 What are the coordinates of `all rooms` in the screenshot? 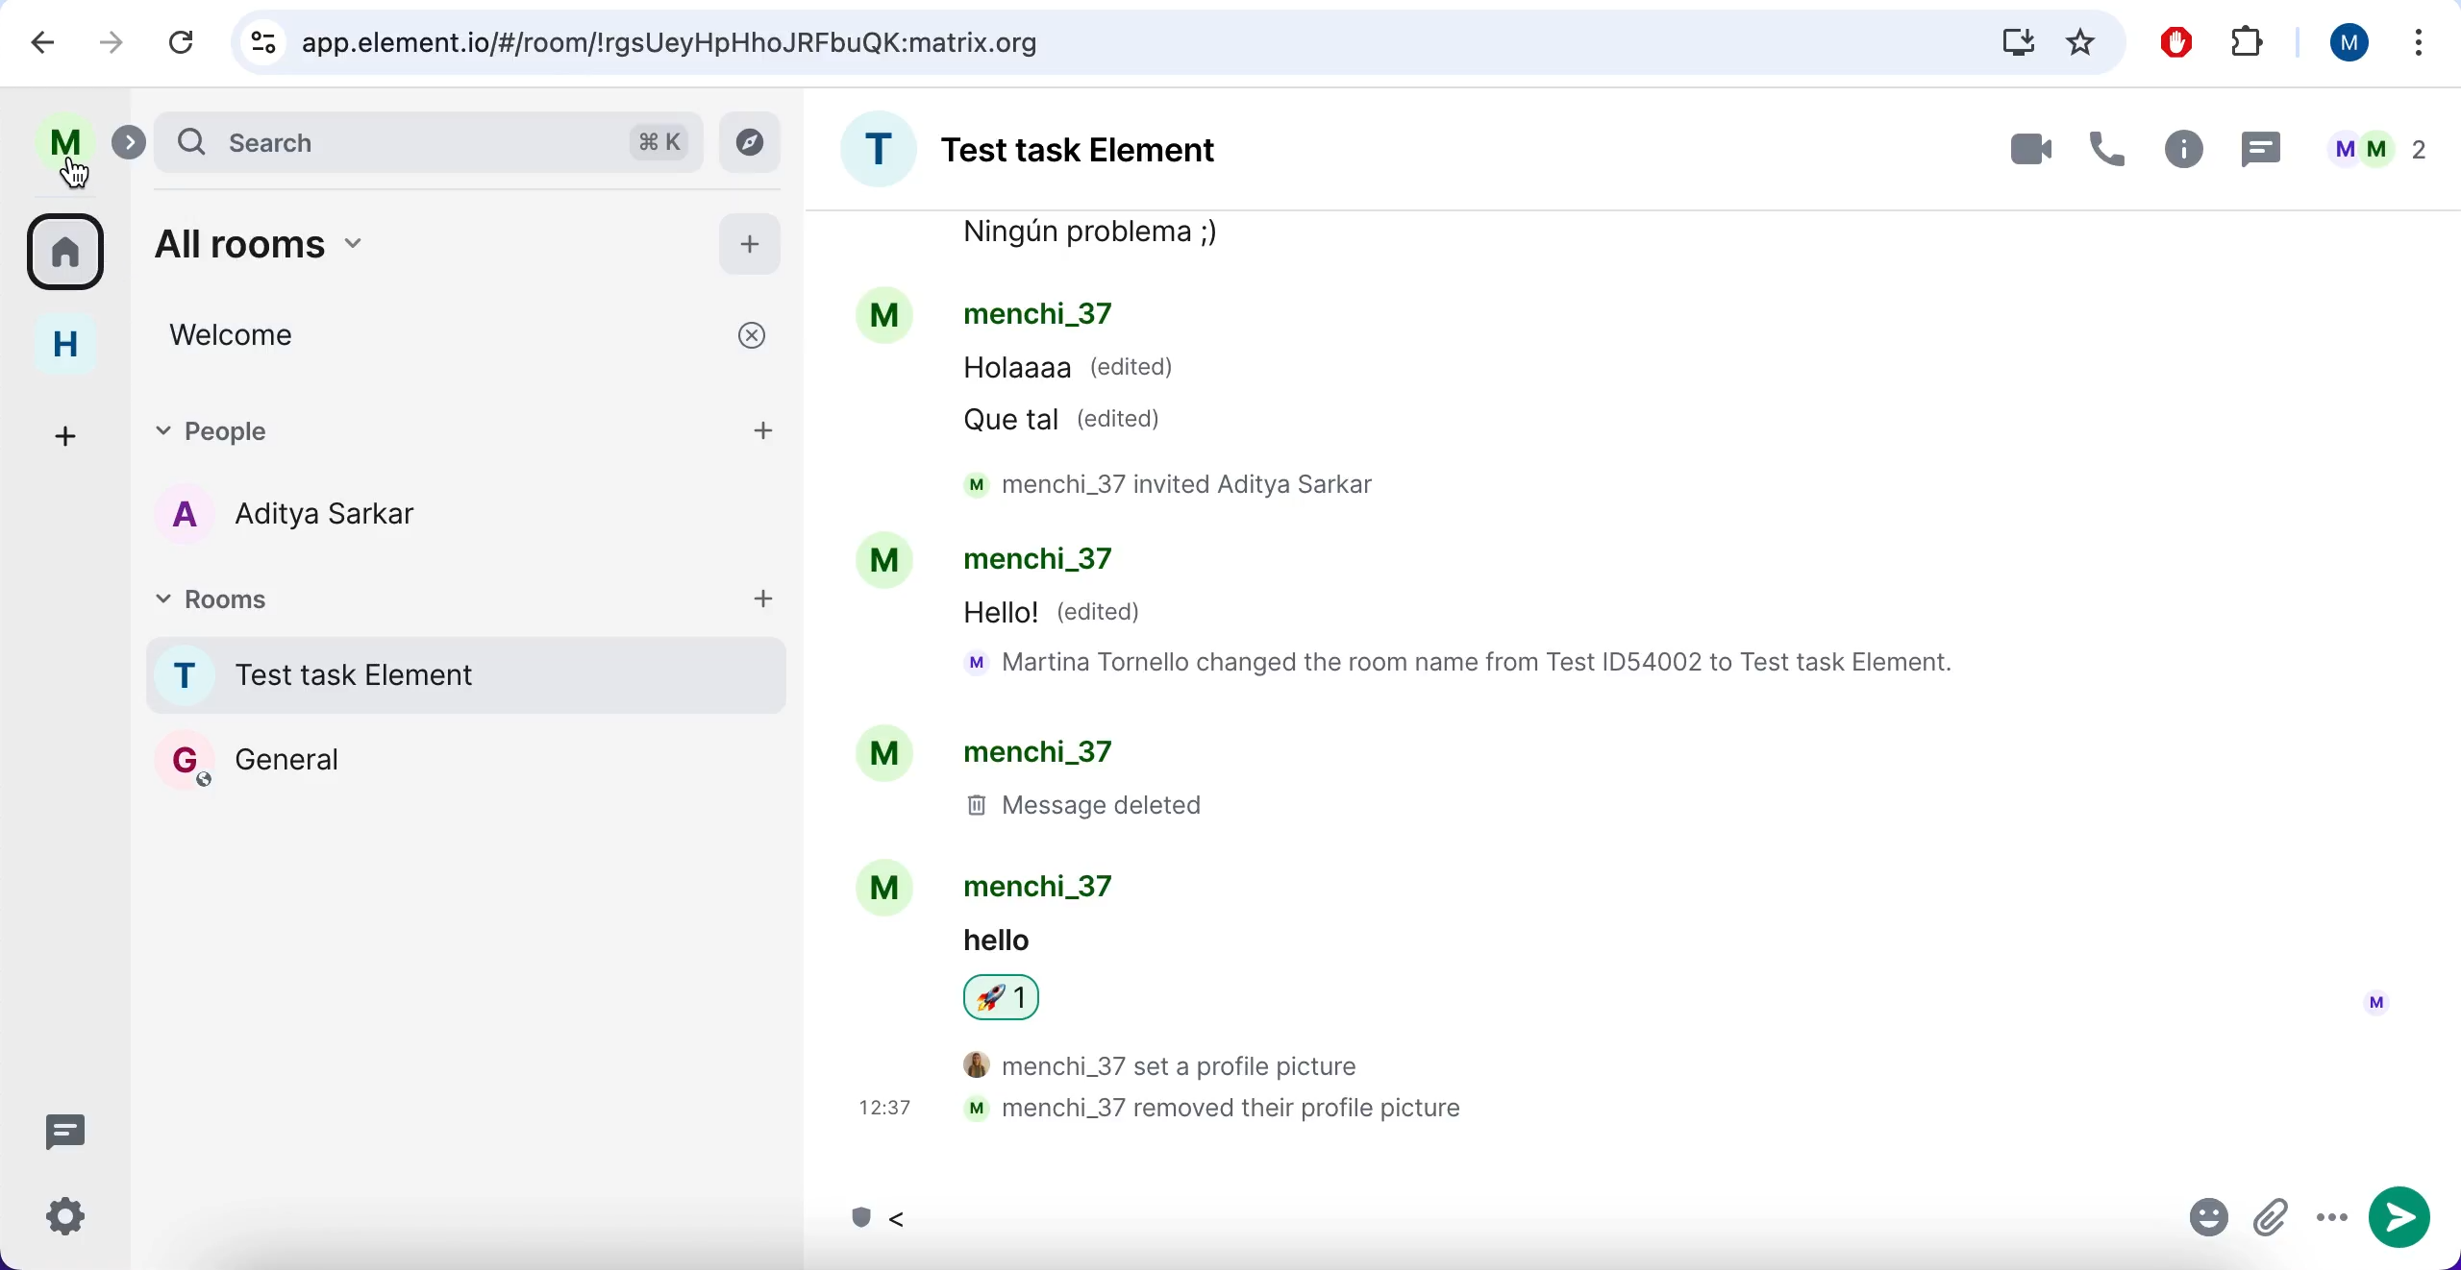 It's located at (410, 246).